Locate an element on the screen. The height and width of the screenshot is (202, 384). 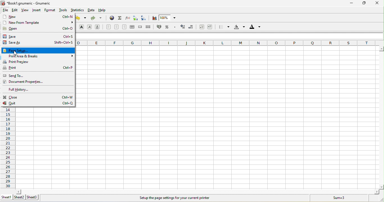
chart is located at coordinates (153, 18).